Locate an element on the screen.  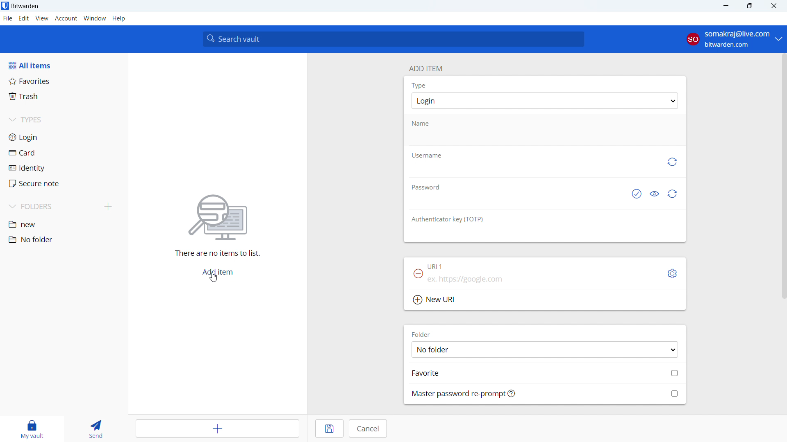
secure note is located at coordinates (64, 183).